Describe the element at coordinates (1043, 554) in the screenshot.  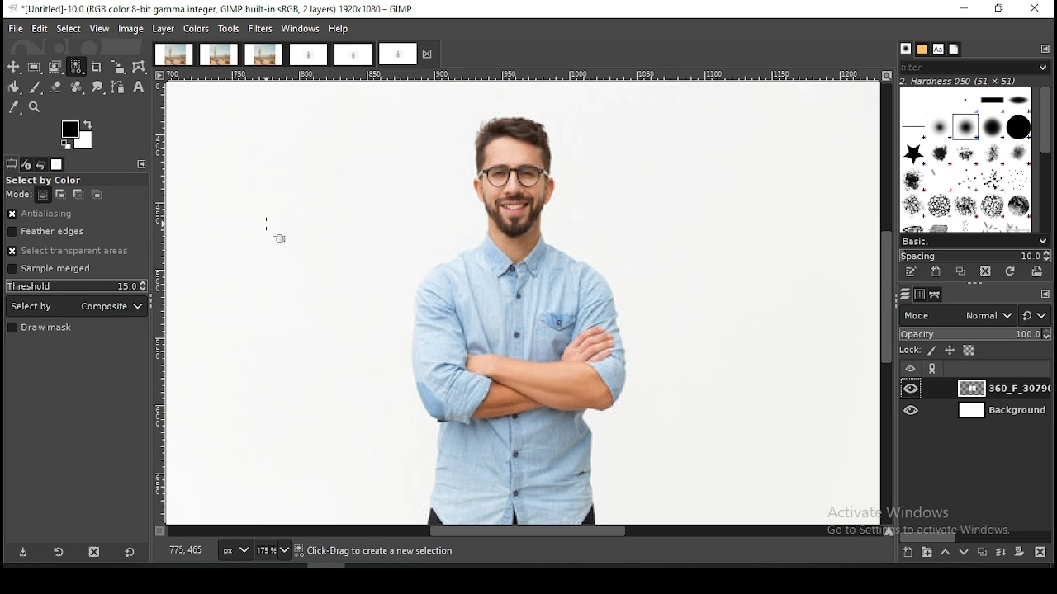
I see `delete layer` at that location.